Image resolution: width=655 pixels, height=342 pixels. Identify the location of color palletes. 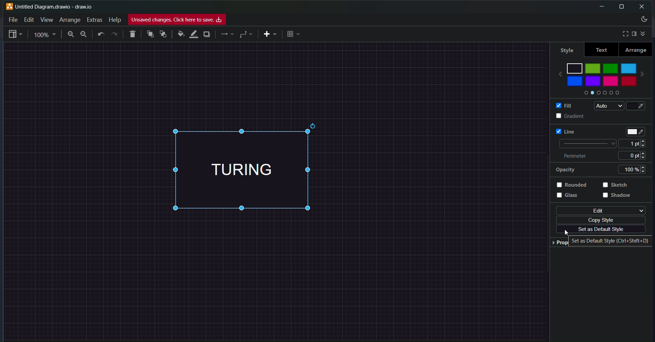
(600, 94).